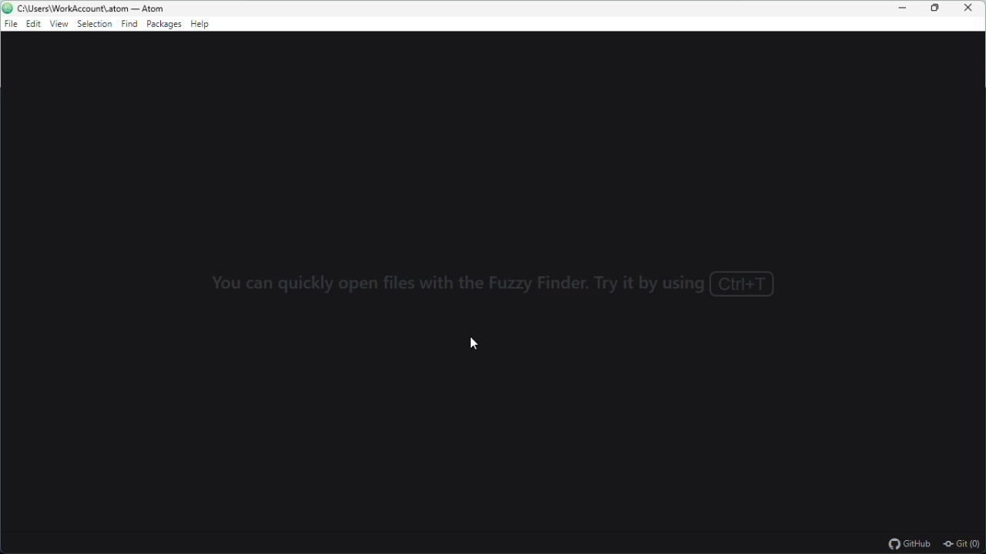 This screenshot has height=554, width=986. I want to click on Minimize, so click(904, 8).